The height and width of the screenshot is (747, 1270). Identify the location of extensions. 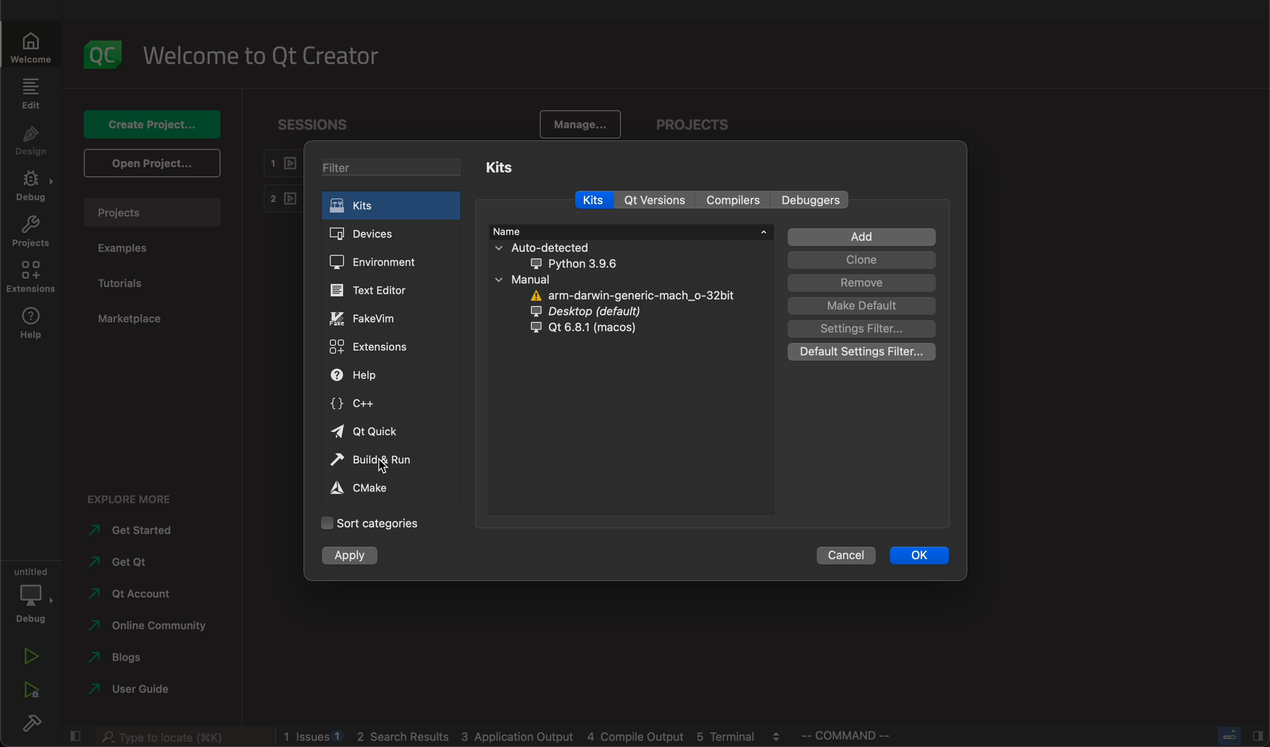
(30, 278).